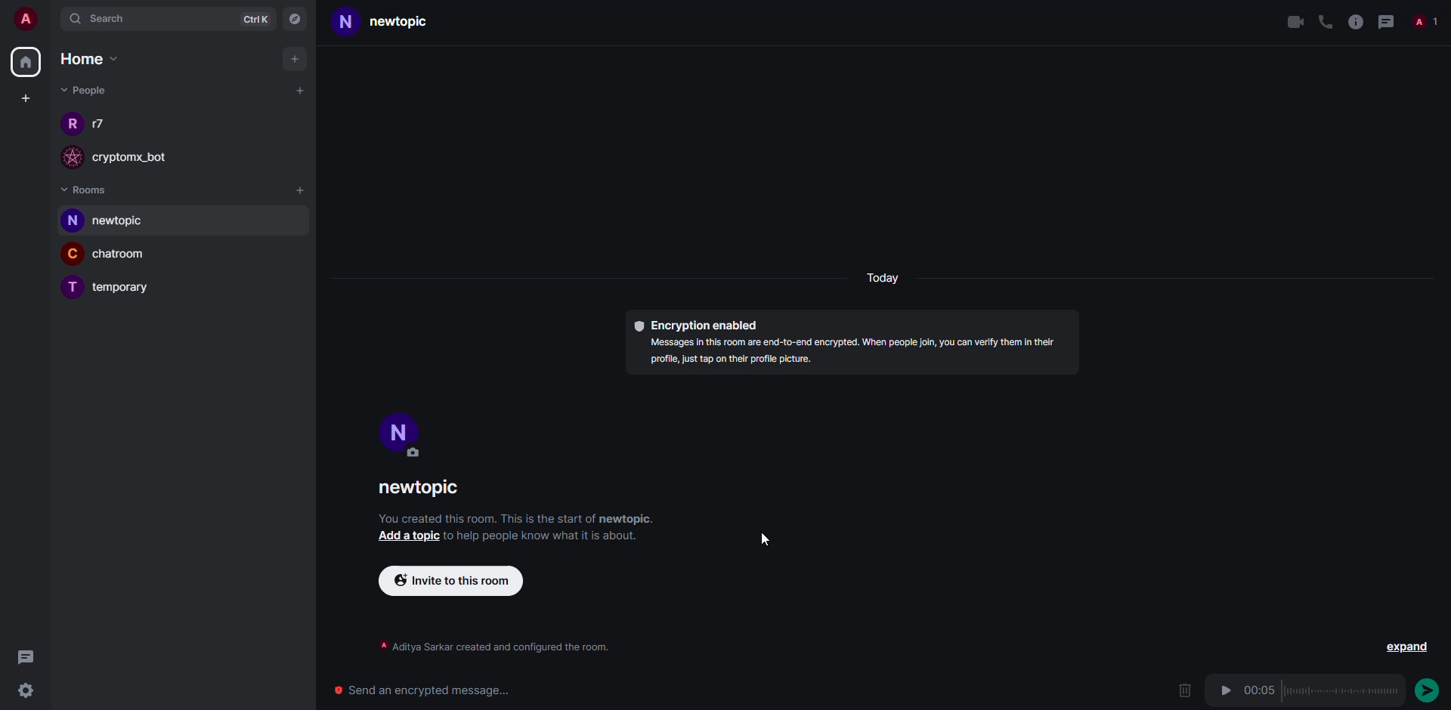 The width and height of the screenshot is (1451, 710). I want to click on expand, so click(1404, 650).